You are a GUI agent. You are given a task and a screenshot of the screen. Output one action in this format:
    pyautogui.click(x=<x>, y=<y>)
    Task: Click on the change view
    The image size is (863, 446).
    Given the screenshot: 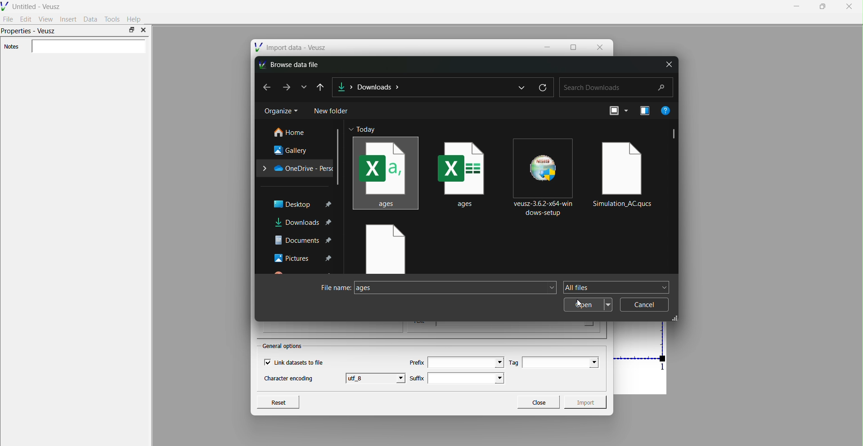 What is the action you would take?
    pyautogui.click(x=616, y=111)
    